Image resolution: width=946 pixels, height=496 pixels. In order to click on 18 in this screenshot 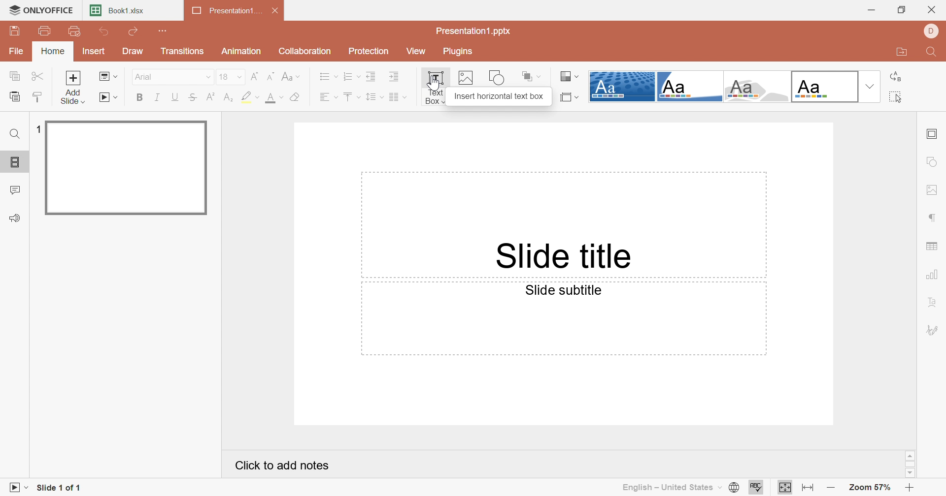, I will do `click(231, 77)`.